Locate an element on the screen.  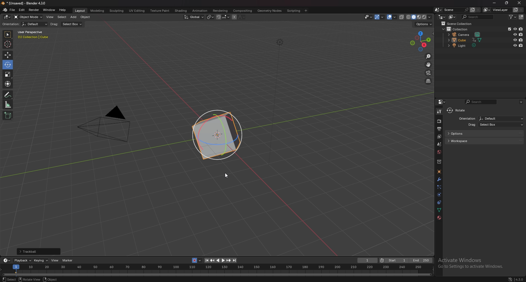
view is located at coordinates (50, 17).